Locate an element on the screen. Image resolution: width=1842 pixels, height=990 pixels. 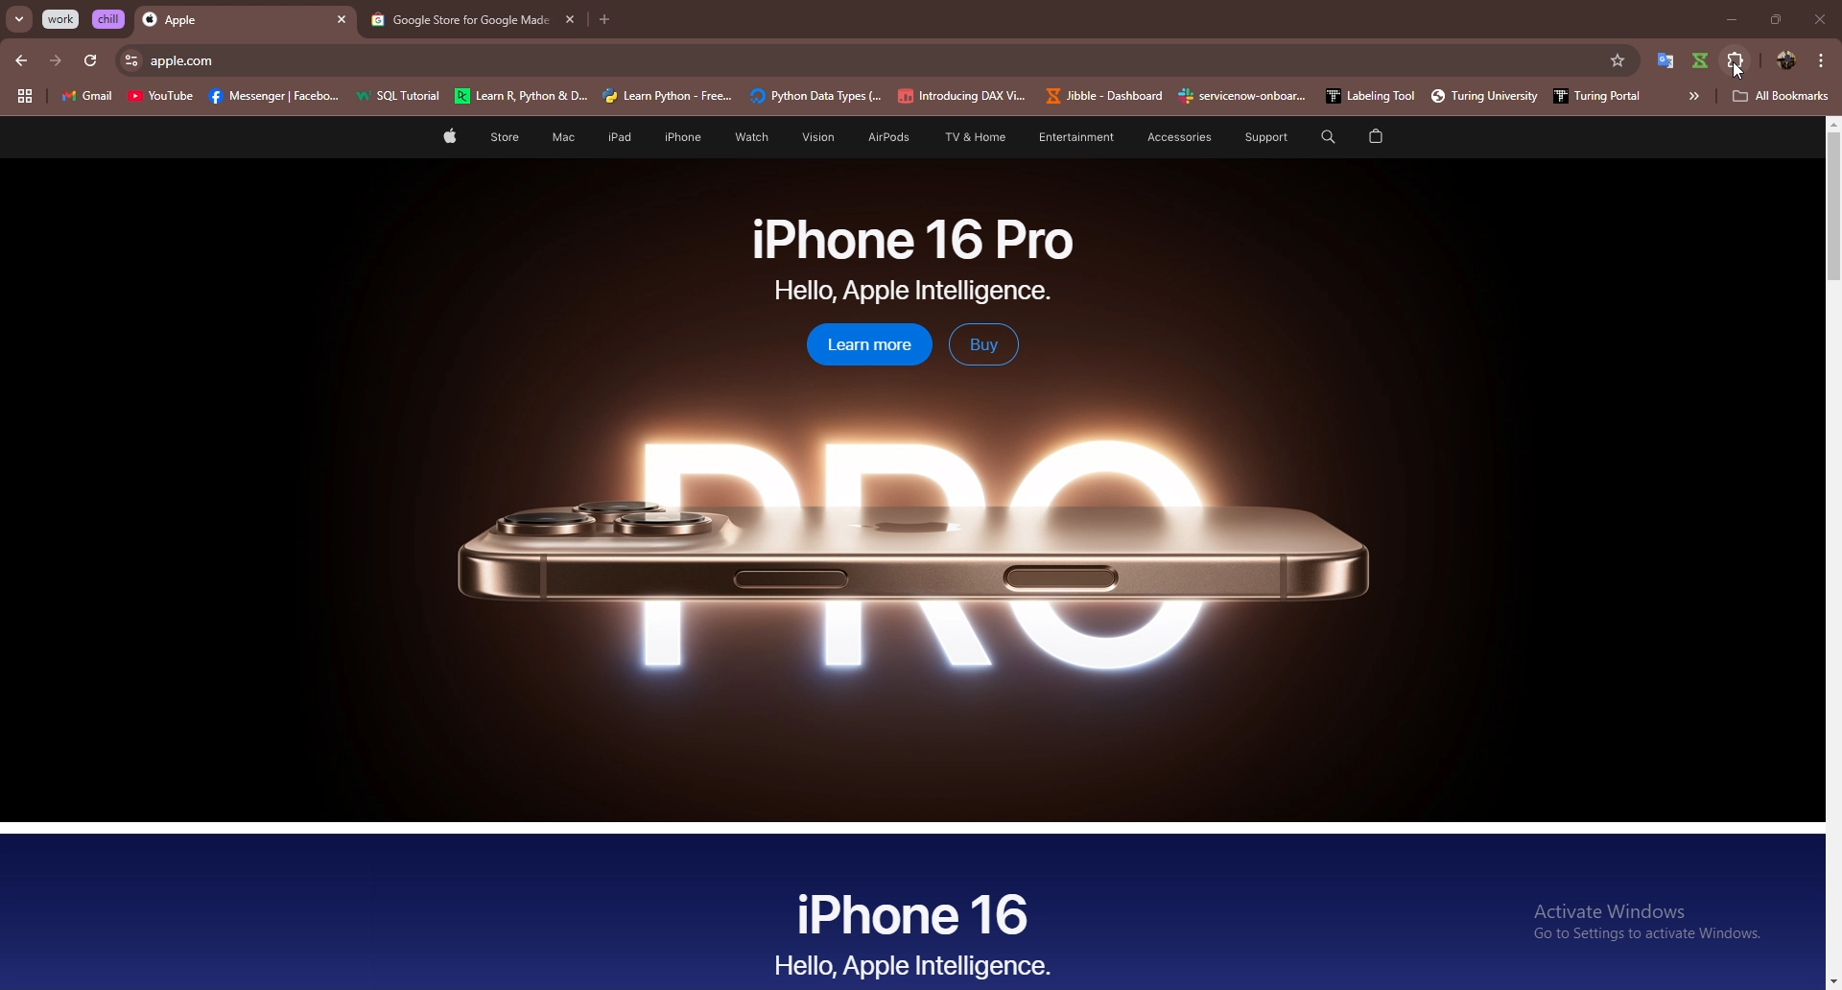
Activate Windows
Go to Settings to activate Windows. is located at coordinates (1649, 921).